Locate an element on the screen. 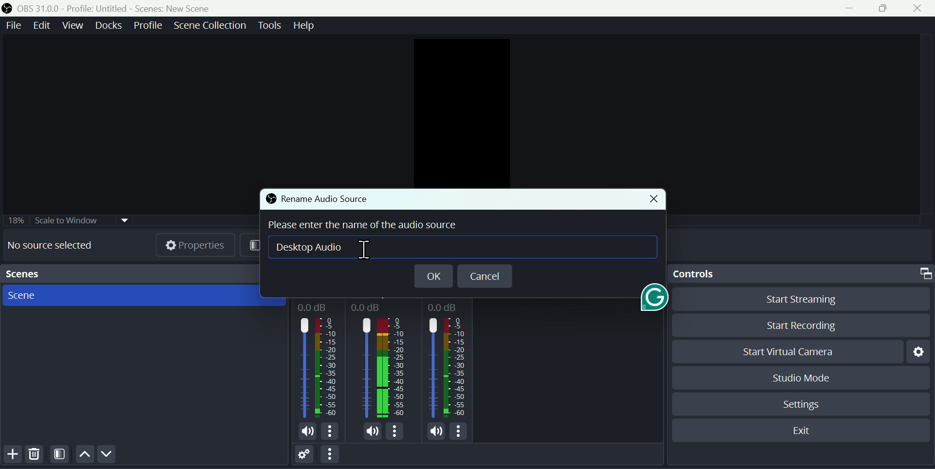 This screenshot has height=469, width=935. File is located at coordinates (14, 25).